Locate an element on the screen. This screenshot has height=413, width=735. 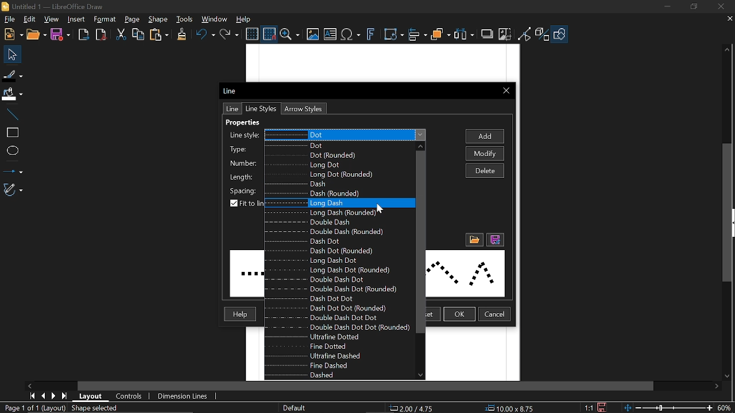
Insert image is located at coordinates (312, 35).